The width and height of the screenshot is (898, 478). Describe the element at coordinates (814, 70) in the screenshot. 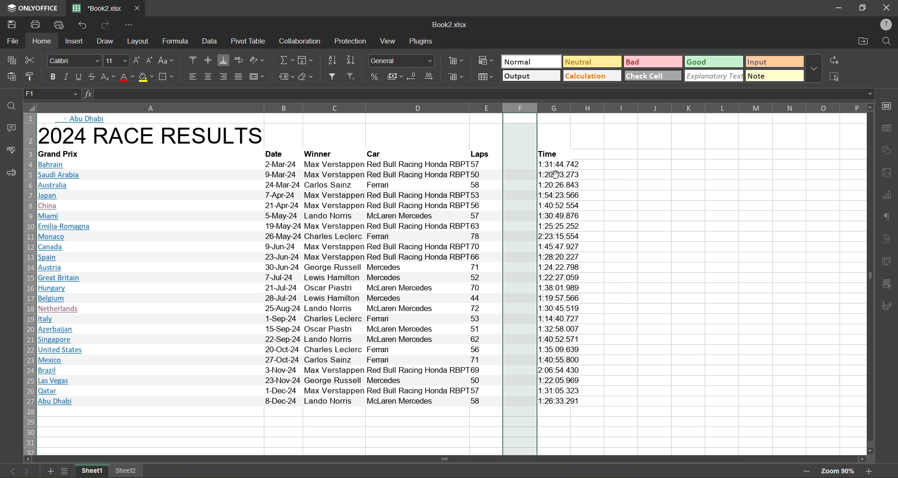

I see `more options` at that location.